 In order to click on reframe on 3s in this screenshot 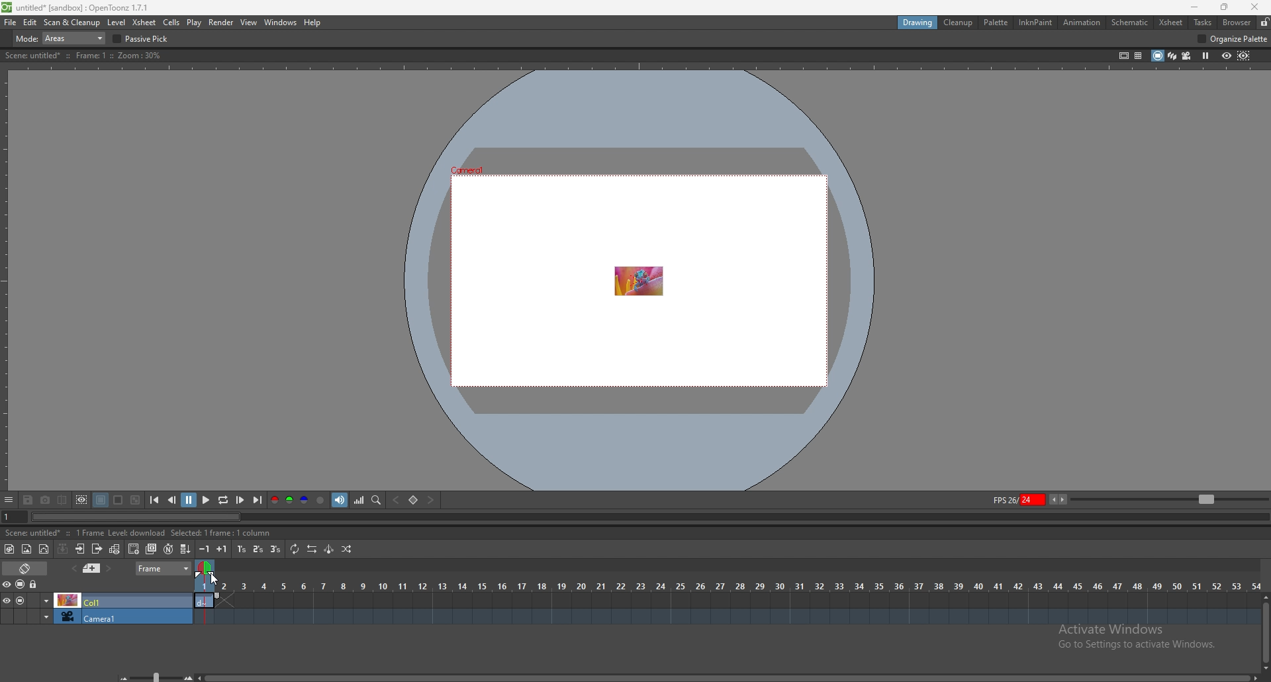, I will do `click(275, 549)`.